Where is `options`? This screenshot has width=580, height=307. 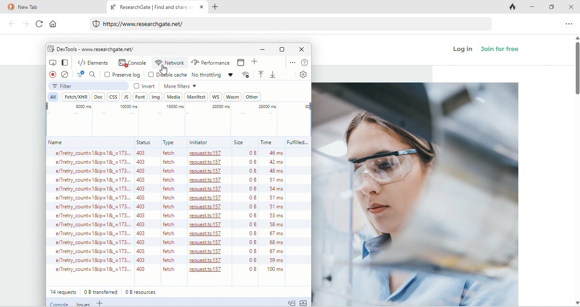
options is located at coordinates (291, 62).